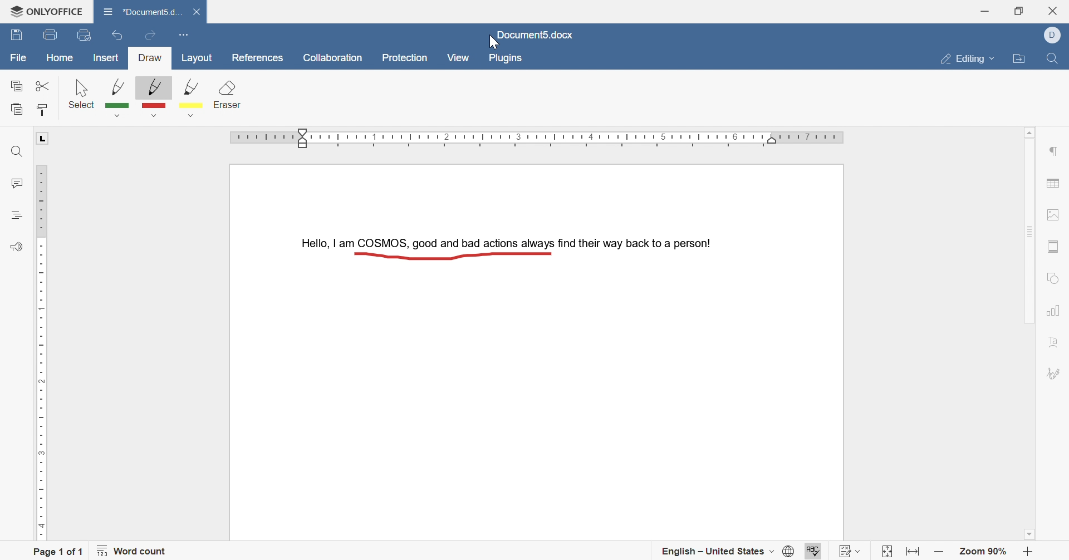  Describe the element at coordinates (150, 33) in the screenshot. I see `redo` at that location.